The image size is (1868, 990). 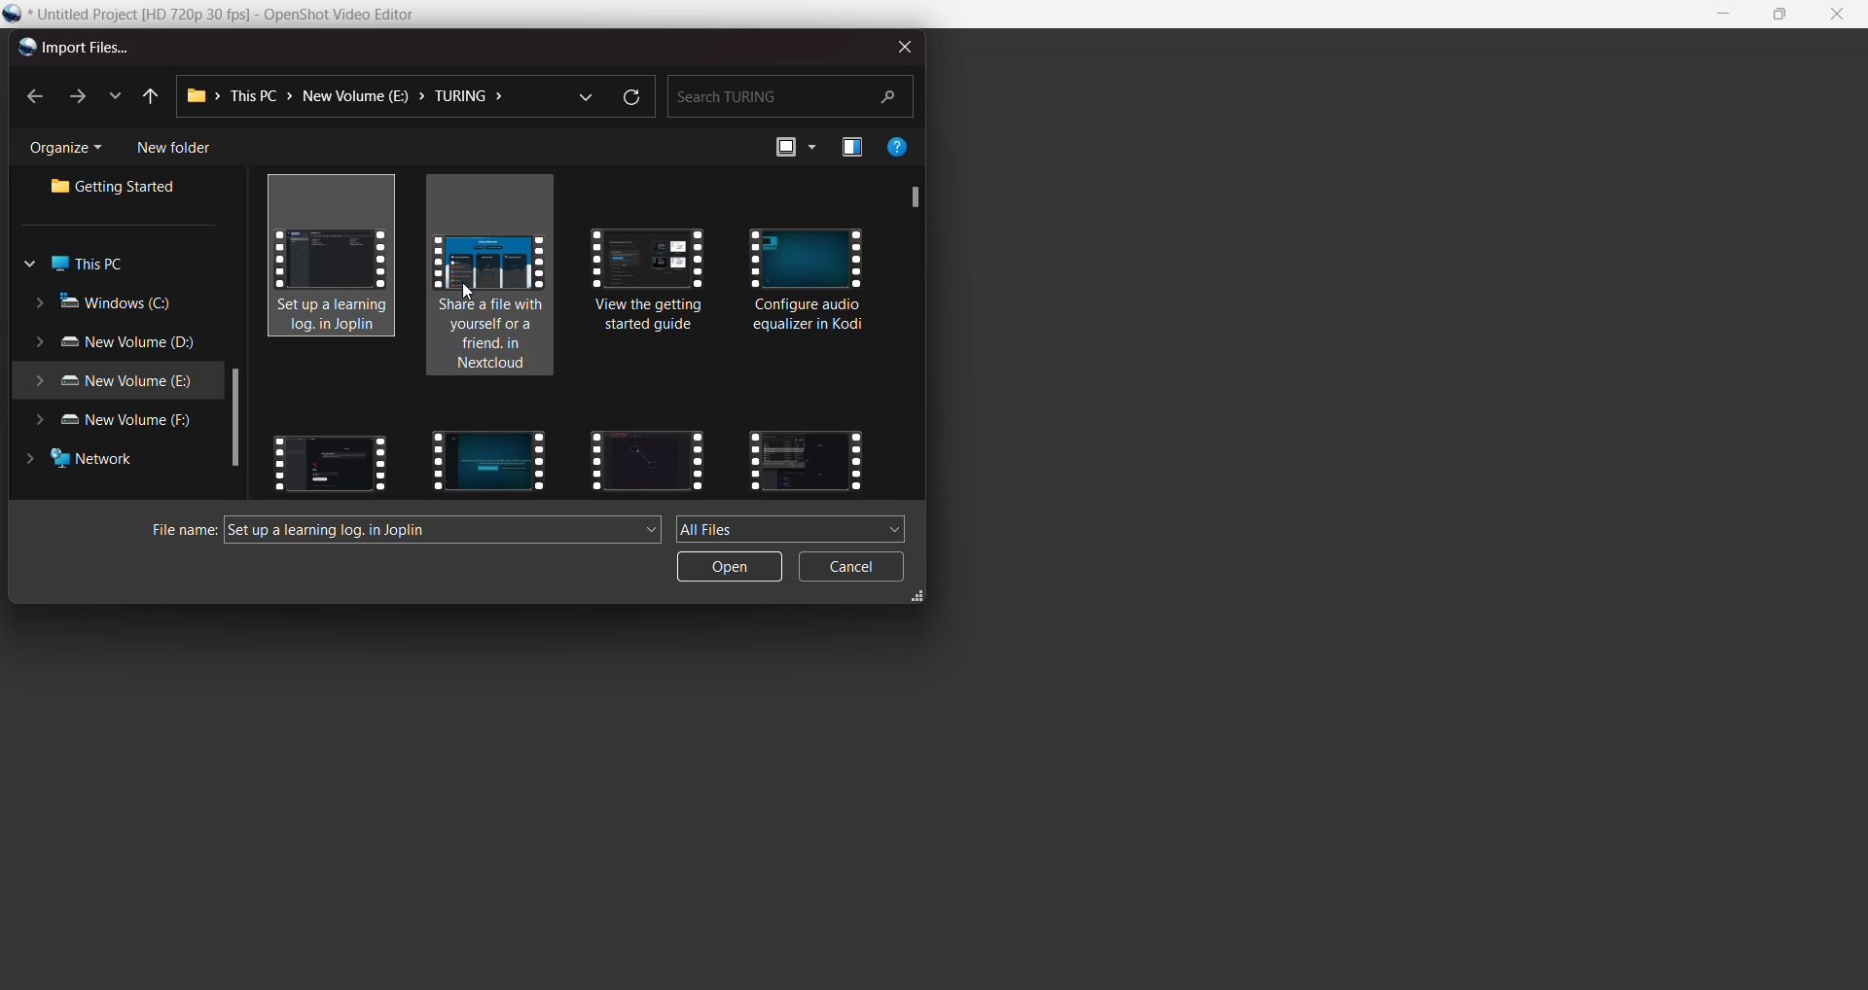 I want to click on network, so click(x=89, y=463).